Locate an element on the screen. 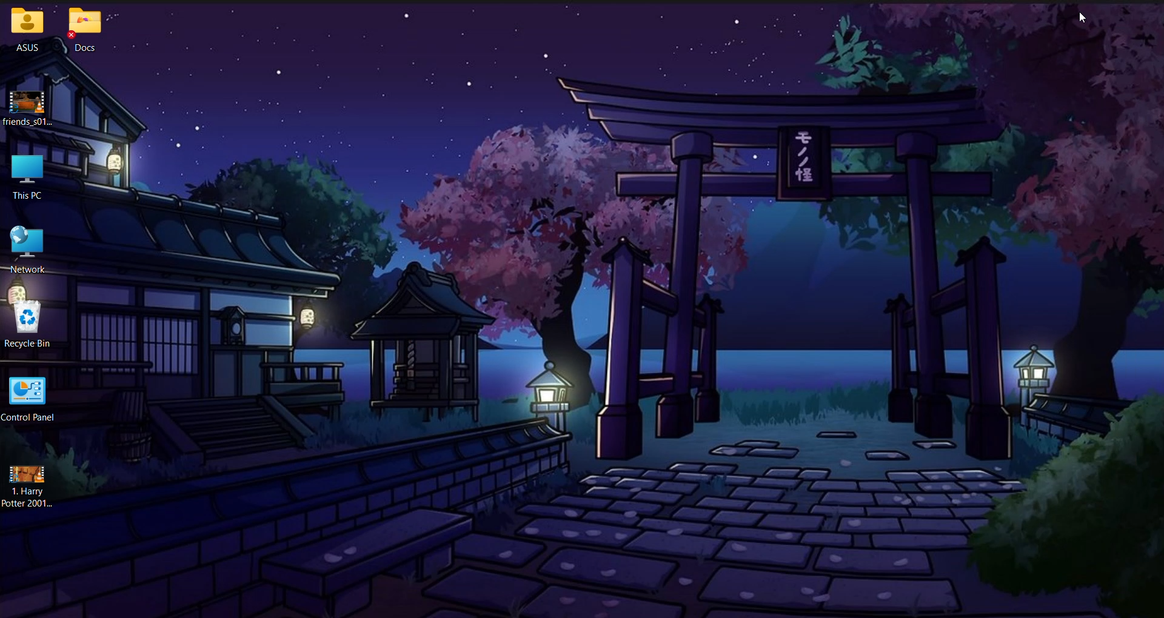 The image size is (1164, 618). Docs is located at coordinates (85, 30).